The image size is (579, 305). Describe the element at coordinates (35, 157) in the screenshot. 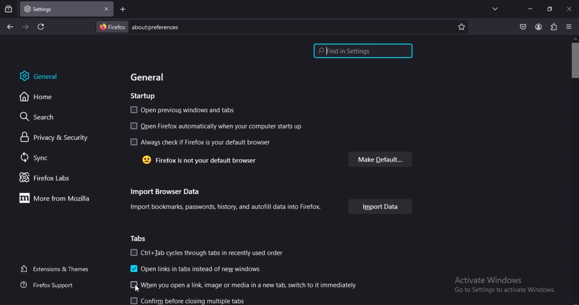

I see `sync` at that location.